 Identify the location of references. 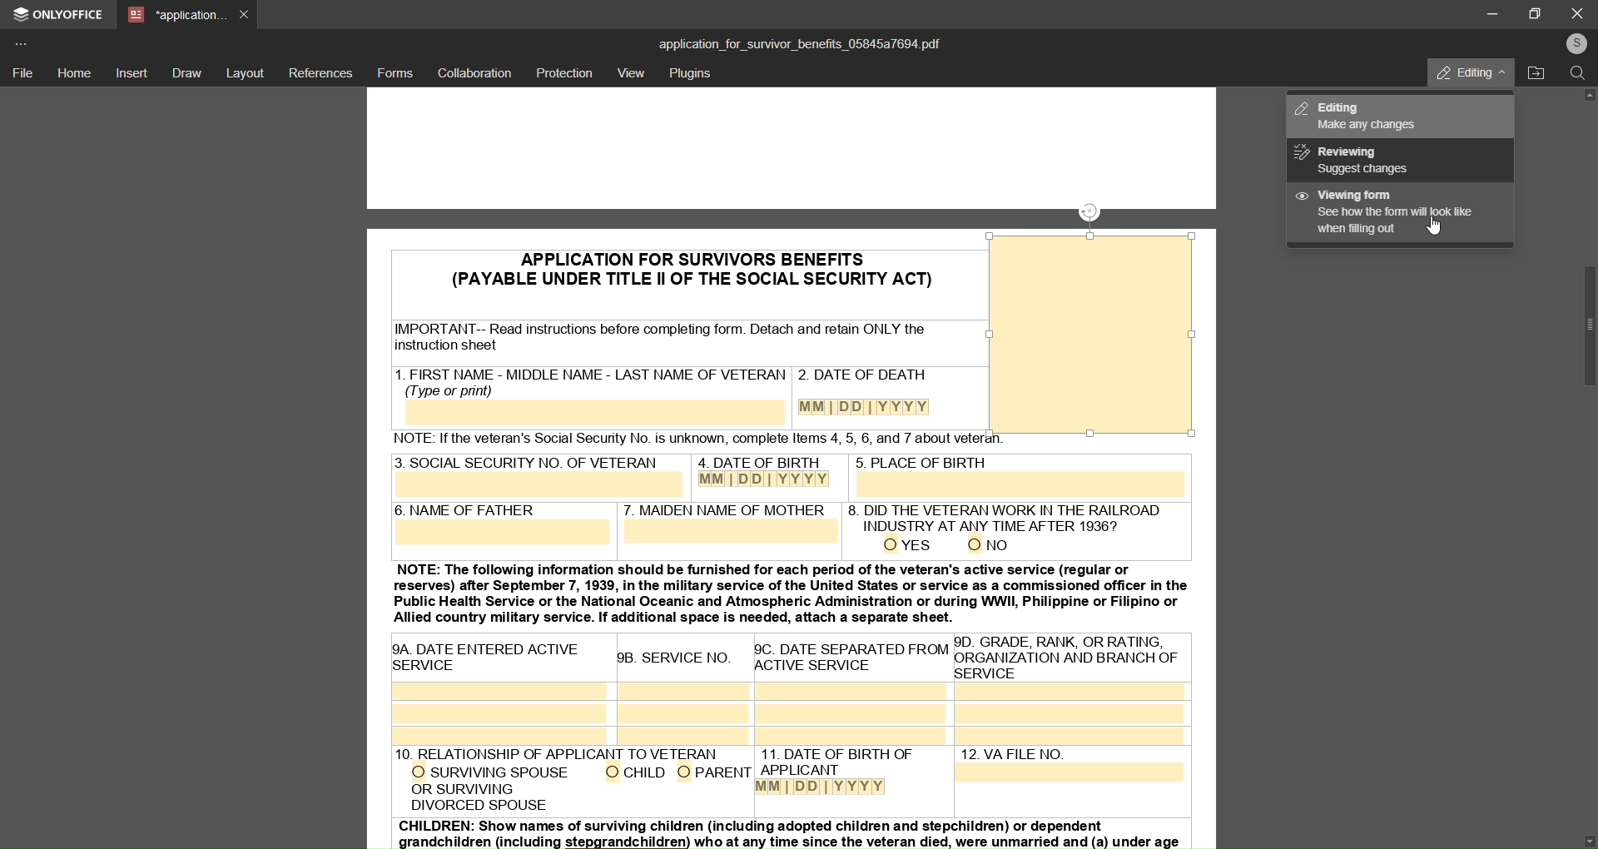
(321, 72).